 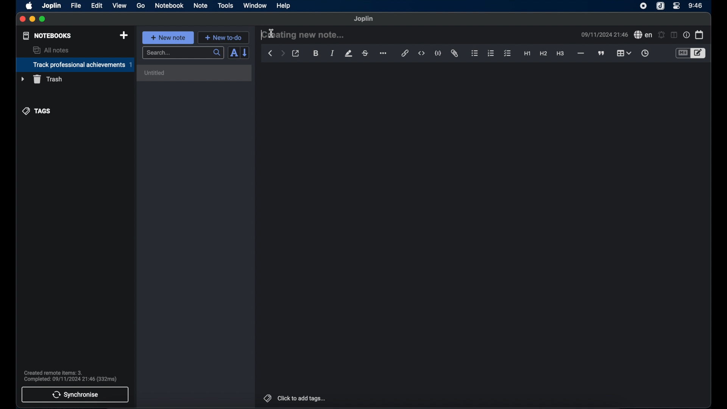 I want to click on toggle external editor, so click(x=296, y=53).